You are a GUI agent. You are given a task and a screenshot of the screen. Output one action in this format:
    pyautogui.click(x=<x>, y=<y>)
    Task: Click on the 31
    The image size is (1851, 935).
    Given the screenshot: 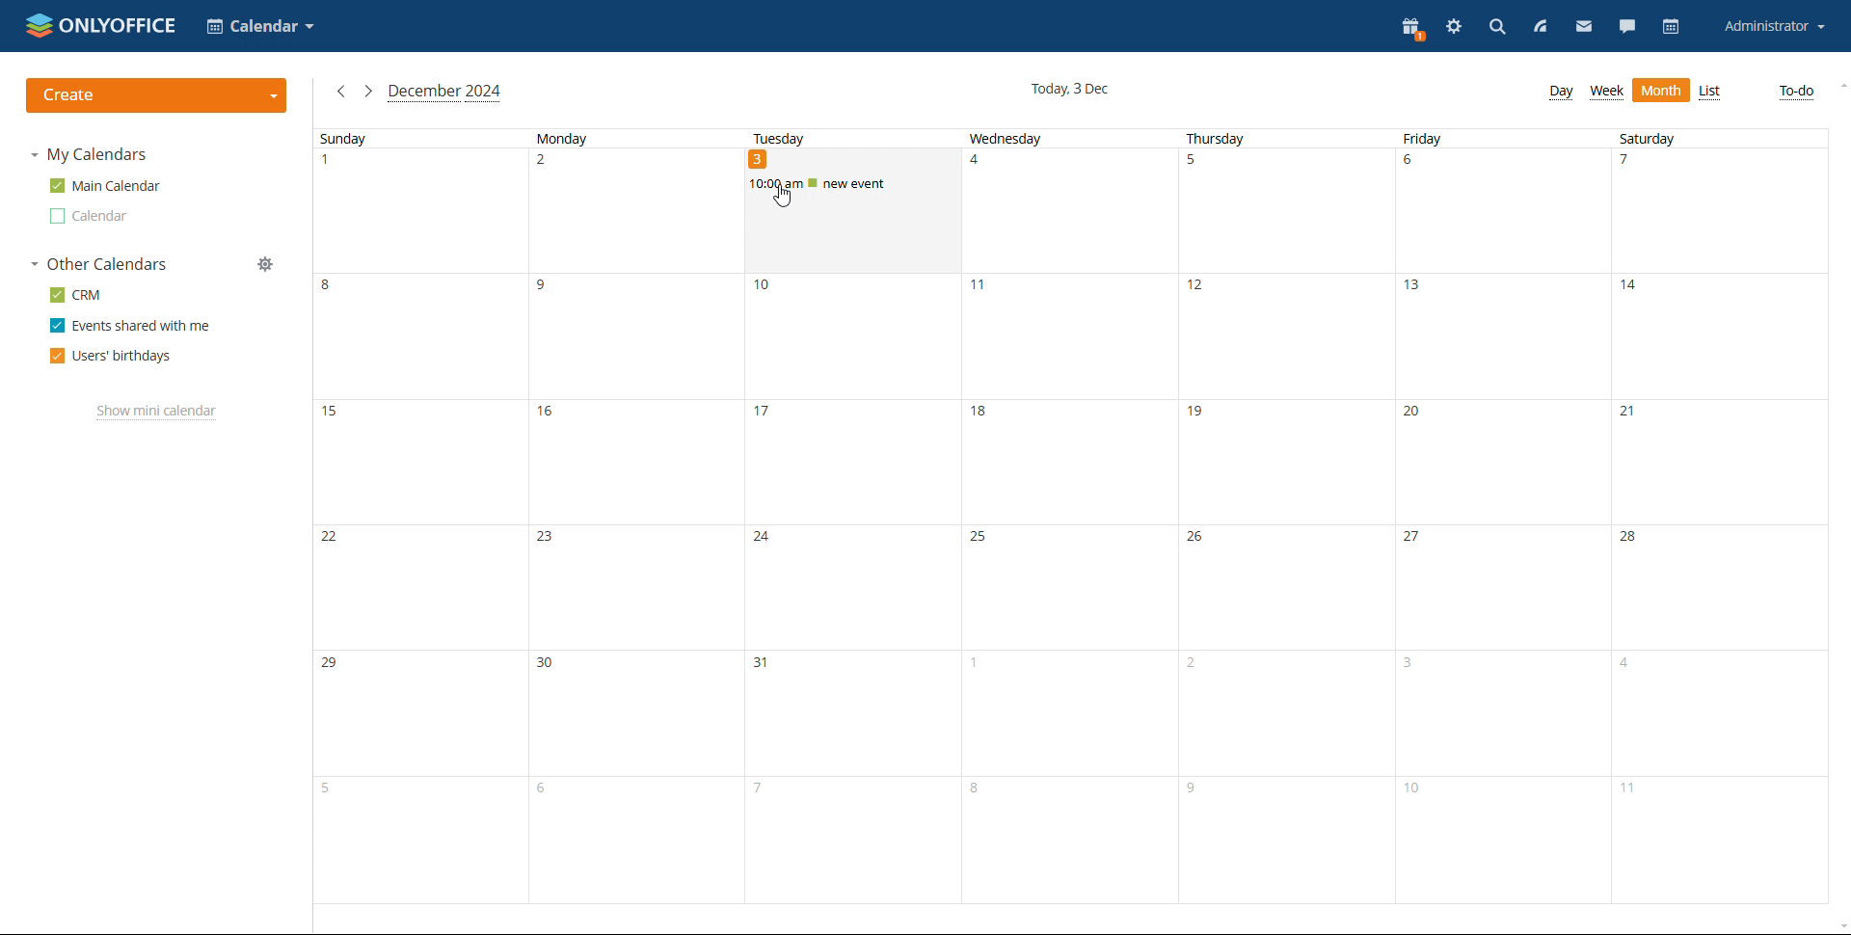 What is the action you would take?
    pyautogui.click(x=847, y=714)
    